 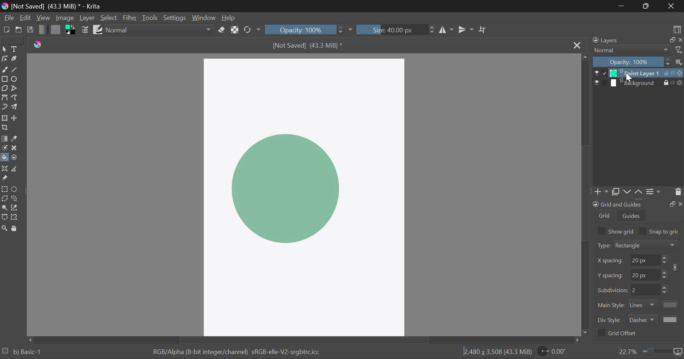 I want to click on Minimize, so click(x=647, y=6).